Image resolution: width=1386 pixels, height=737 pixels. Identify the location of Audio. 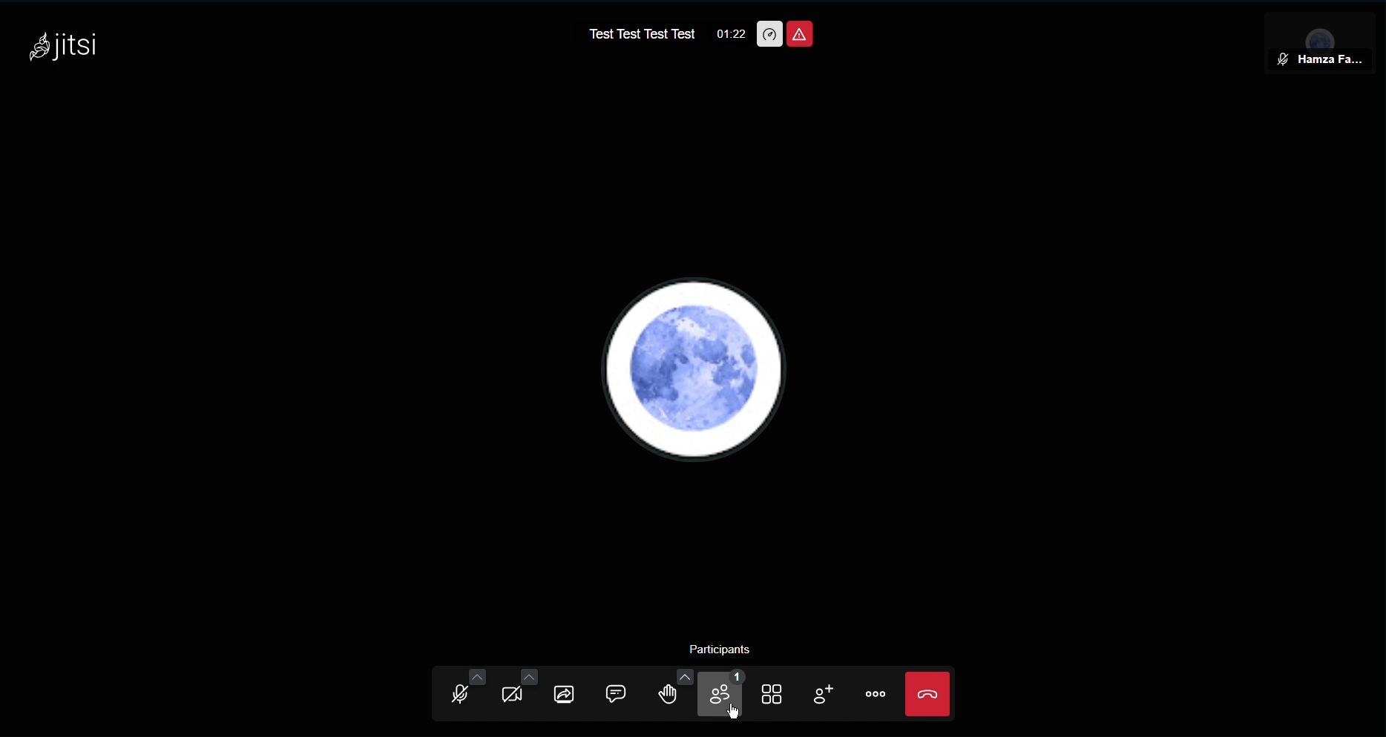
(463, 691).